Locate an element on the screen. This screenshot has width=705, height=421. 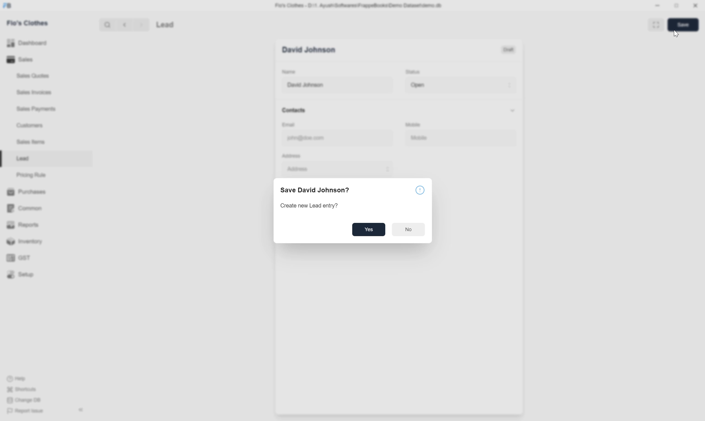
cursor is located at coordinates (676, 35).